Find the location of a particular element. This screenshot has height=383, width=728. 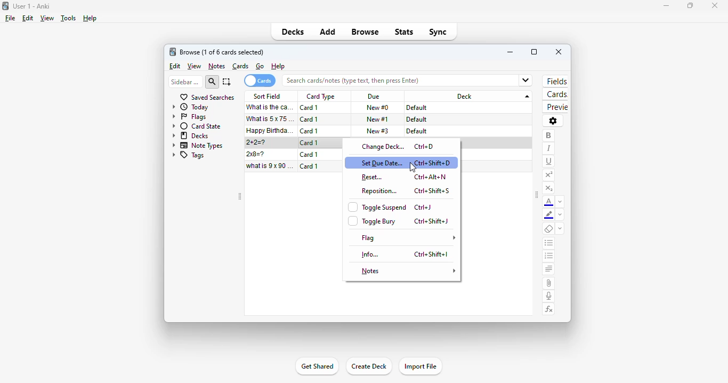

logo is located at coordinates (5, 5).